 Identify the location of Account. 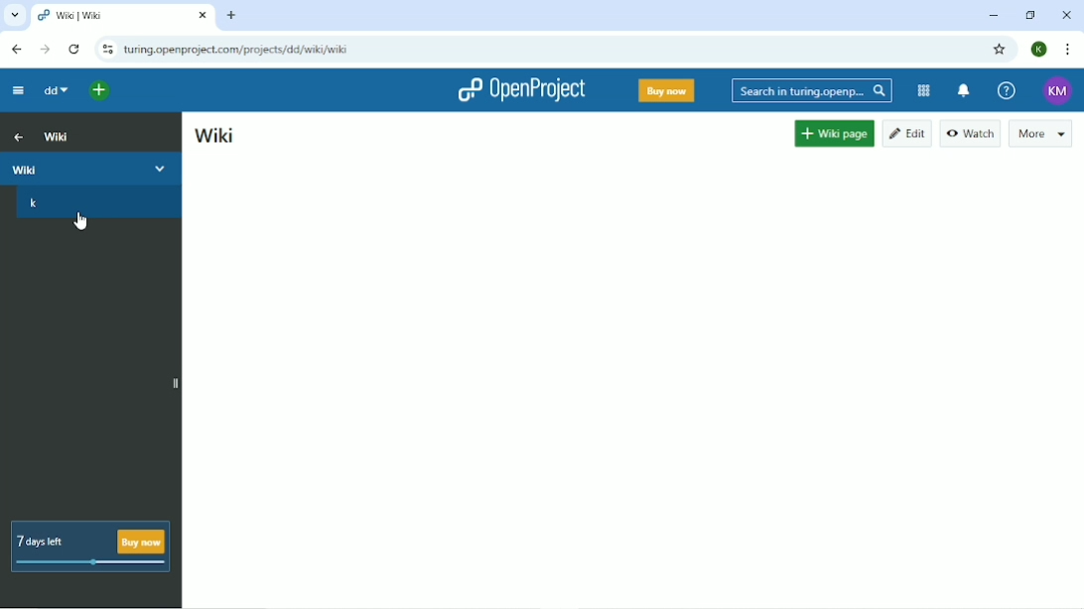
(1039, 49).